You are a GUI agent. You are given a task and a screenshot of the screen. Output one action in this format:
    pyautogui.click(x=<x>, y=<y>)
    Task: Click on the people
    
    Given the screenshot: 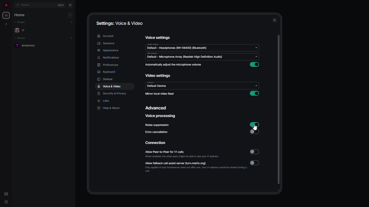 What is the action you would take?
    pyautogui.click(x=18, y=30)
    